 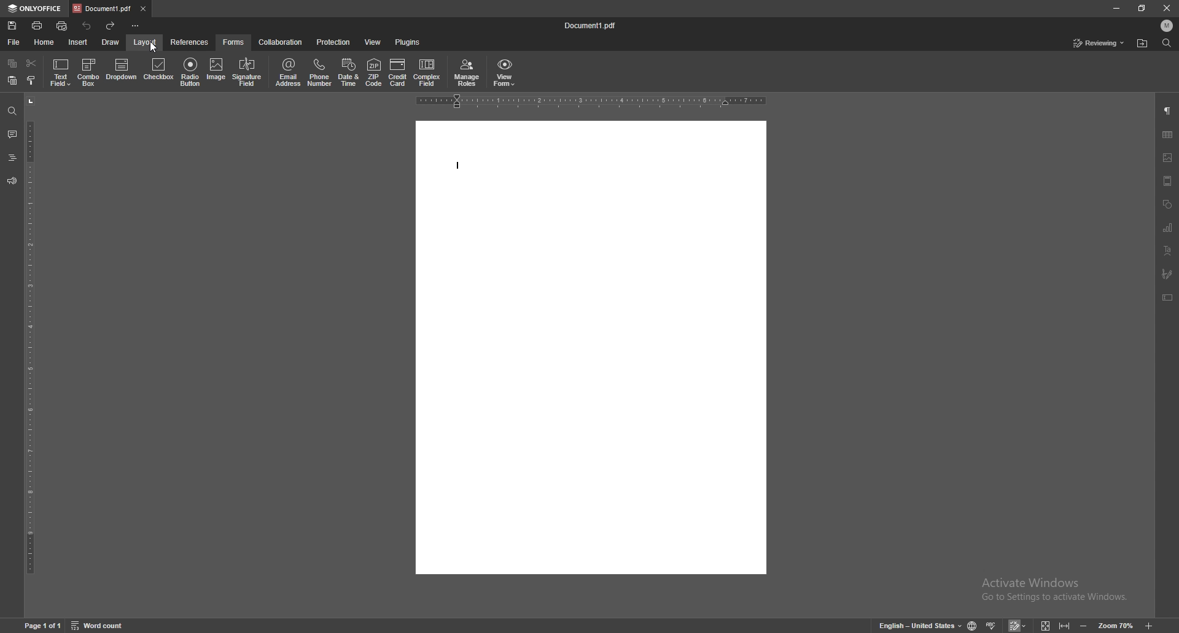 I want to click on manage roles, so click(x=469, y=72).